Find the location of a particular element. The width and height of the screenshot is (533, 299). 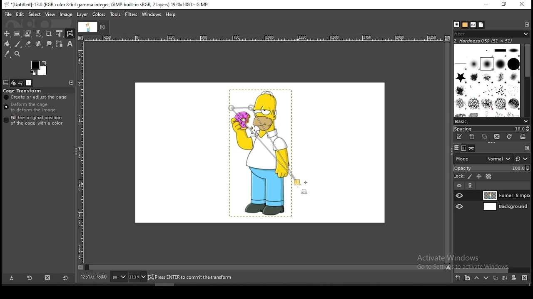

duplicate layer is located at coordinates (495, 279).